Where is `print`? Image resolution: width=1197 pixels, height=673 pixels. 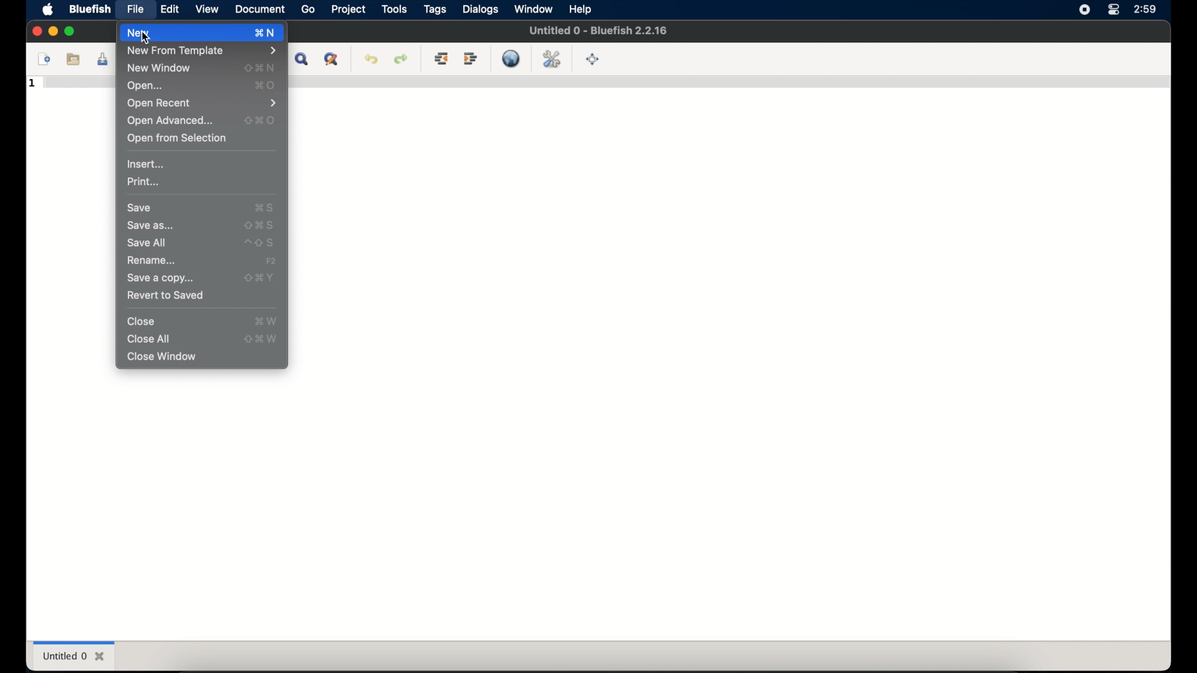 print is located at coordinates (144, 181).